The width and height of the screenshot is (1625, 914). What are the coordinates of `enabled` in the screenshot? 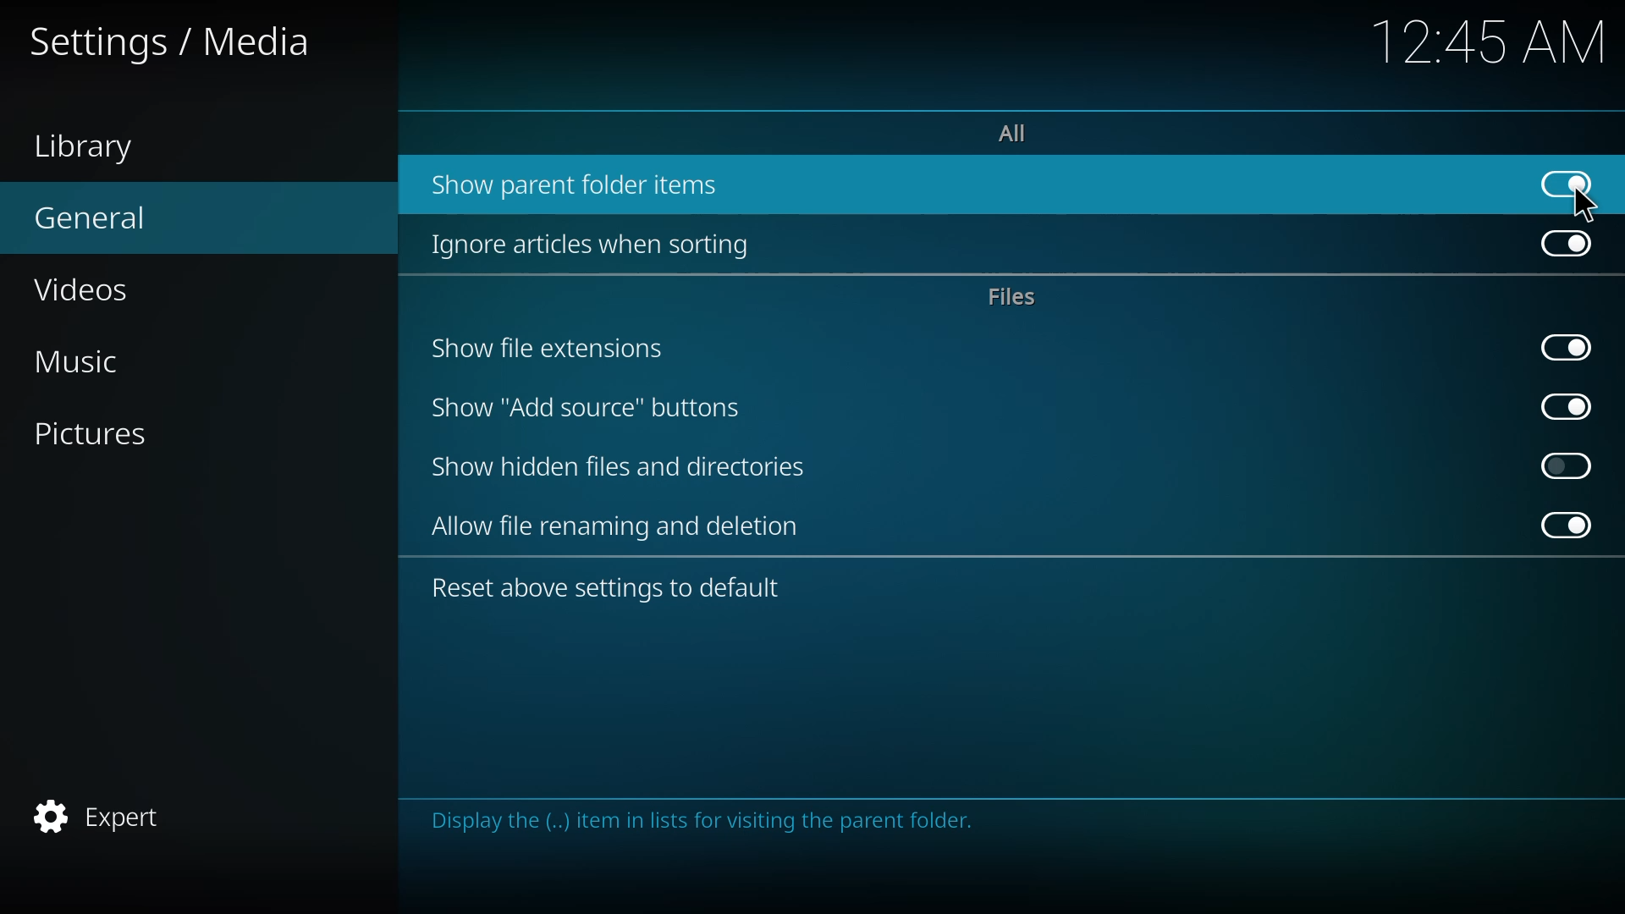 It's located at (1562, 405).